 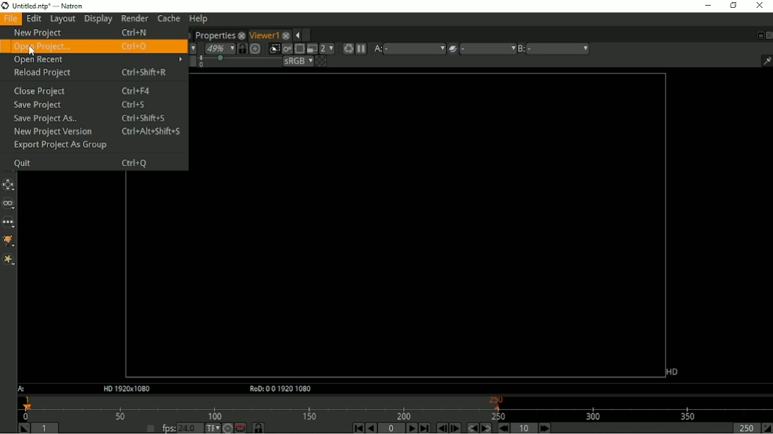 I want to click on Next keyframe, so click(x=484, y=428).